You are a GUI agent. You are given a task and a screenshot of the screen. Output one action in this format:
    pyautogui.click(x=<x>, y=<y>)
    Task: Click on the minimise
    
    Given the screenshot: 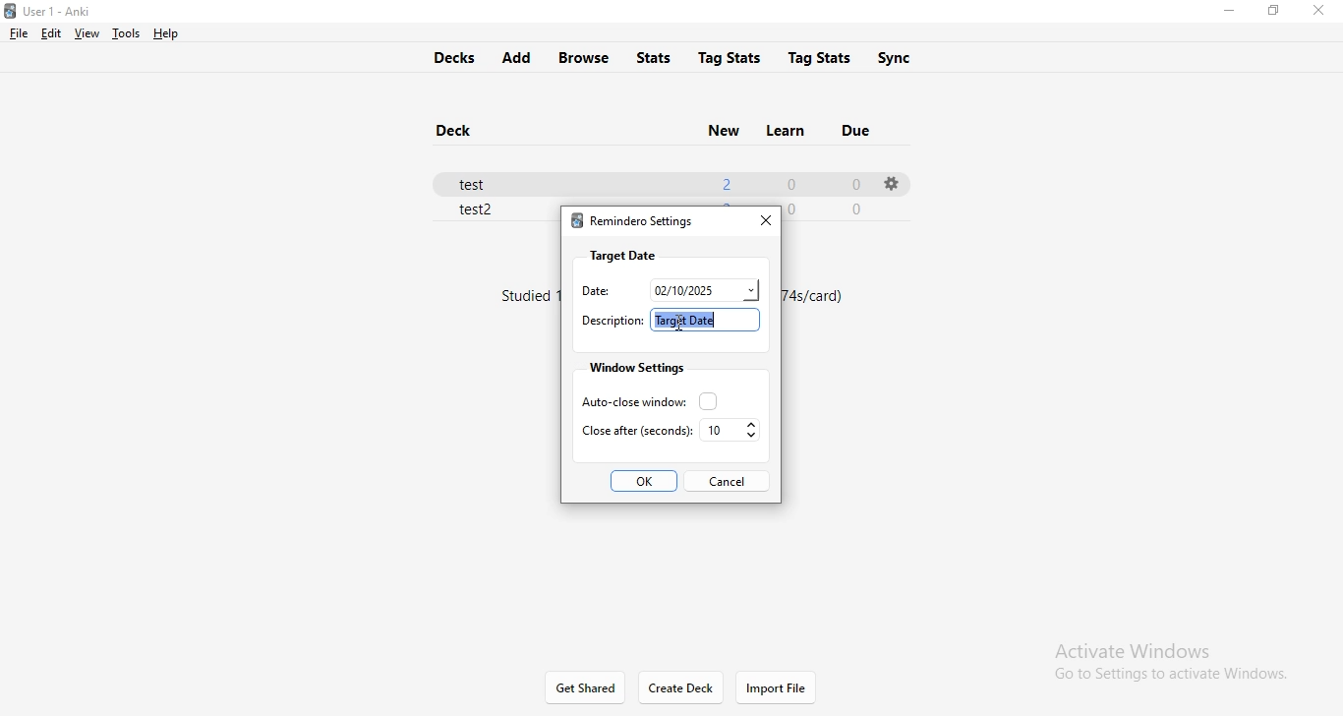 What is the action you would take?
    pyautogui.click(x=1228, y=13)
    